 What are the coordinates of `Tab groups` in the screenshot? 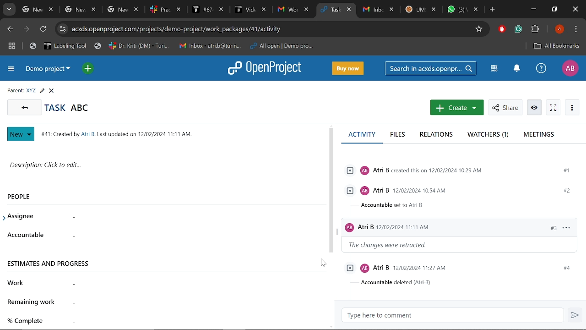 It's located at (12, 47).